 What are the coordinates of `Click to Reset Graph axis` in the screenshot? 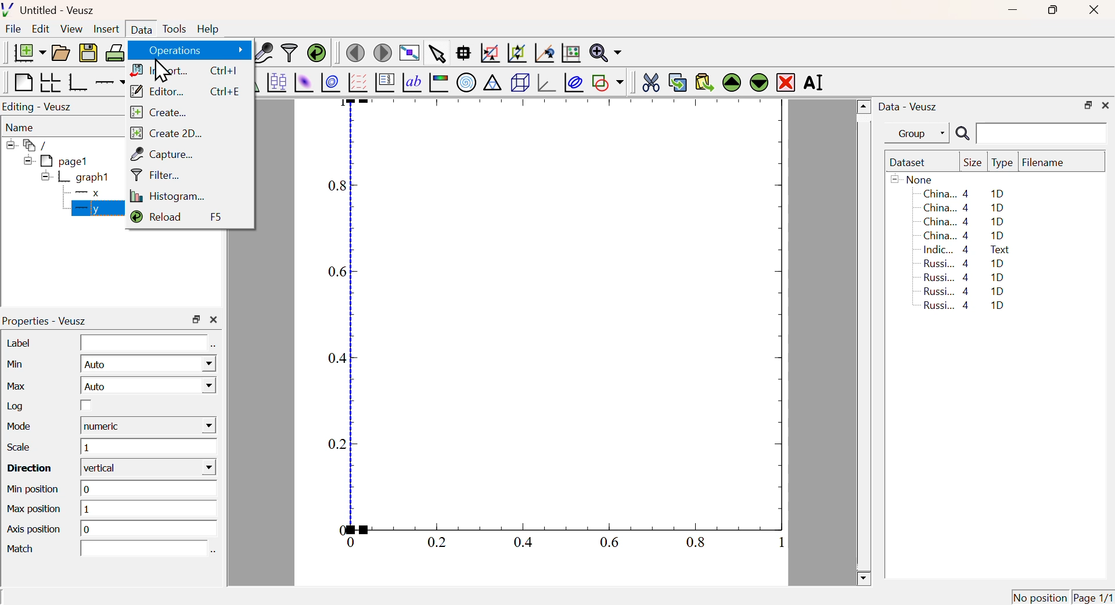 It's located at (570, 52).